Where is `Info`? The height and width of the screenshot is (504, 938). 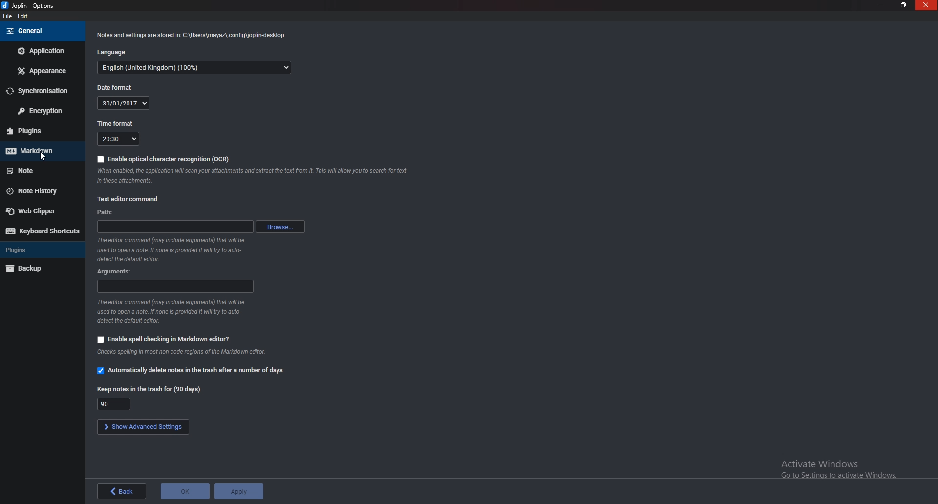 Info is located at coordinates (172, 312).